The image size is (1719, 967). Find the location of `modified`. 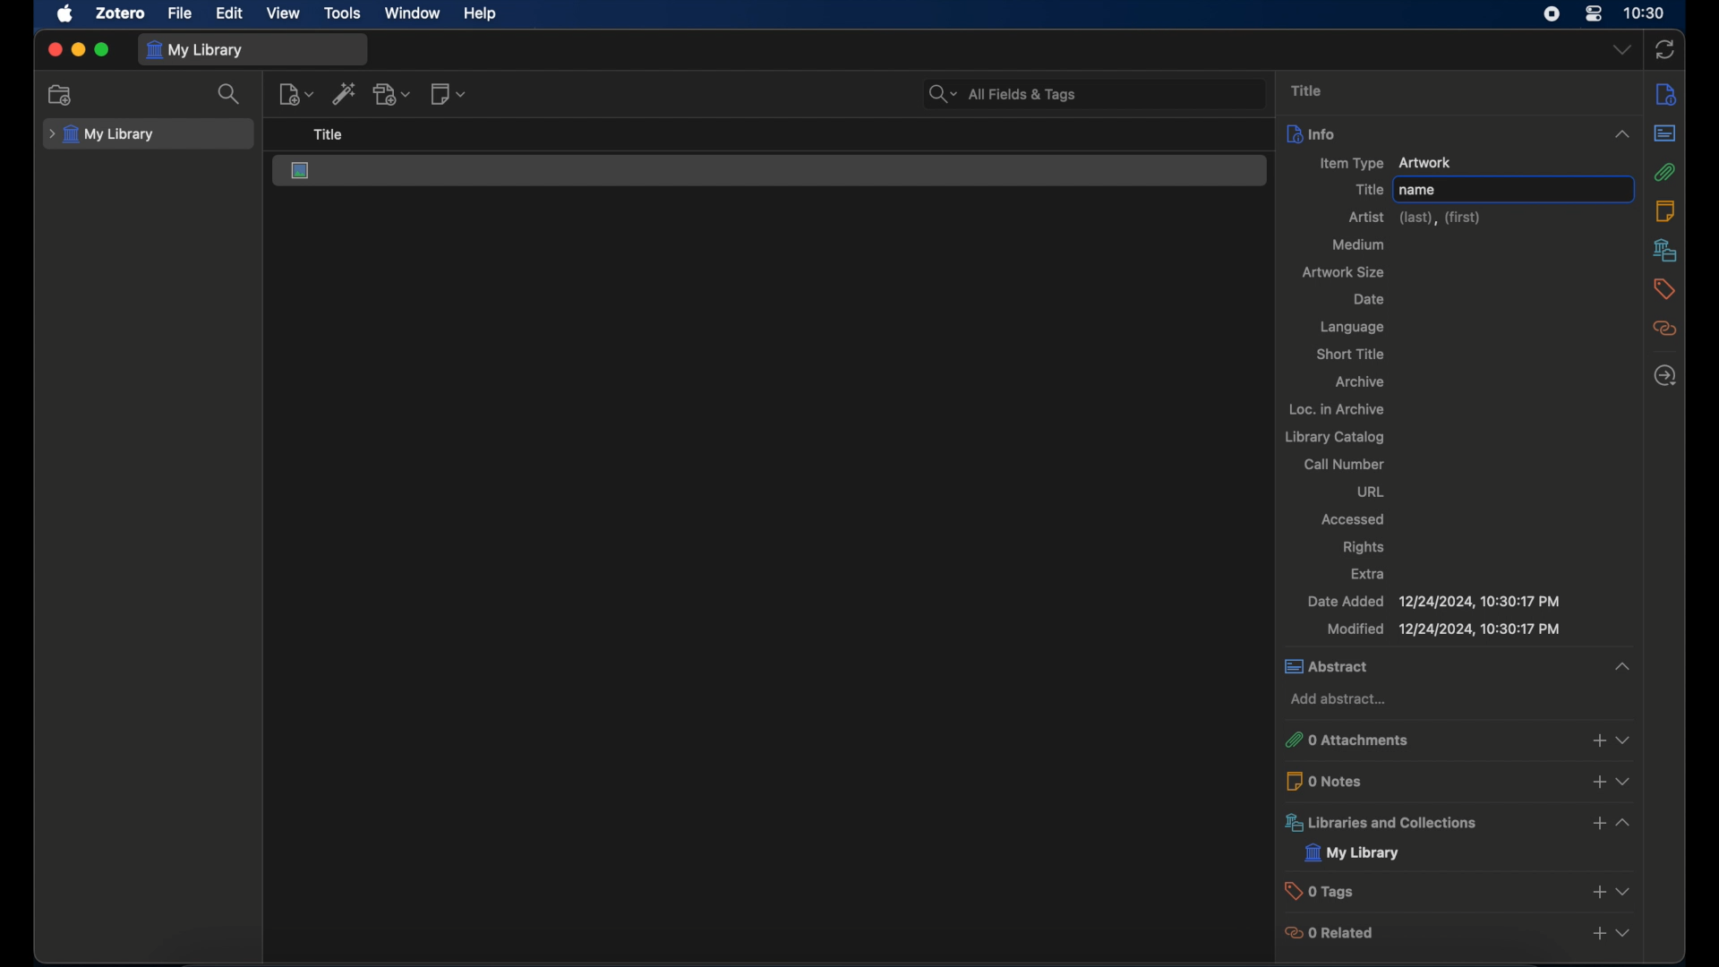

modified is located at coordinates (1445, 630).